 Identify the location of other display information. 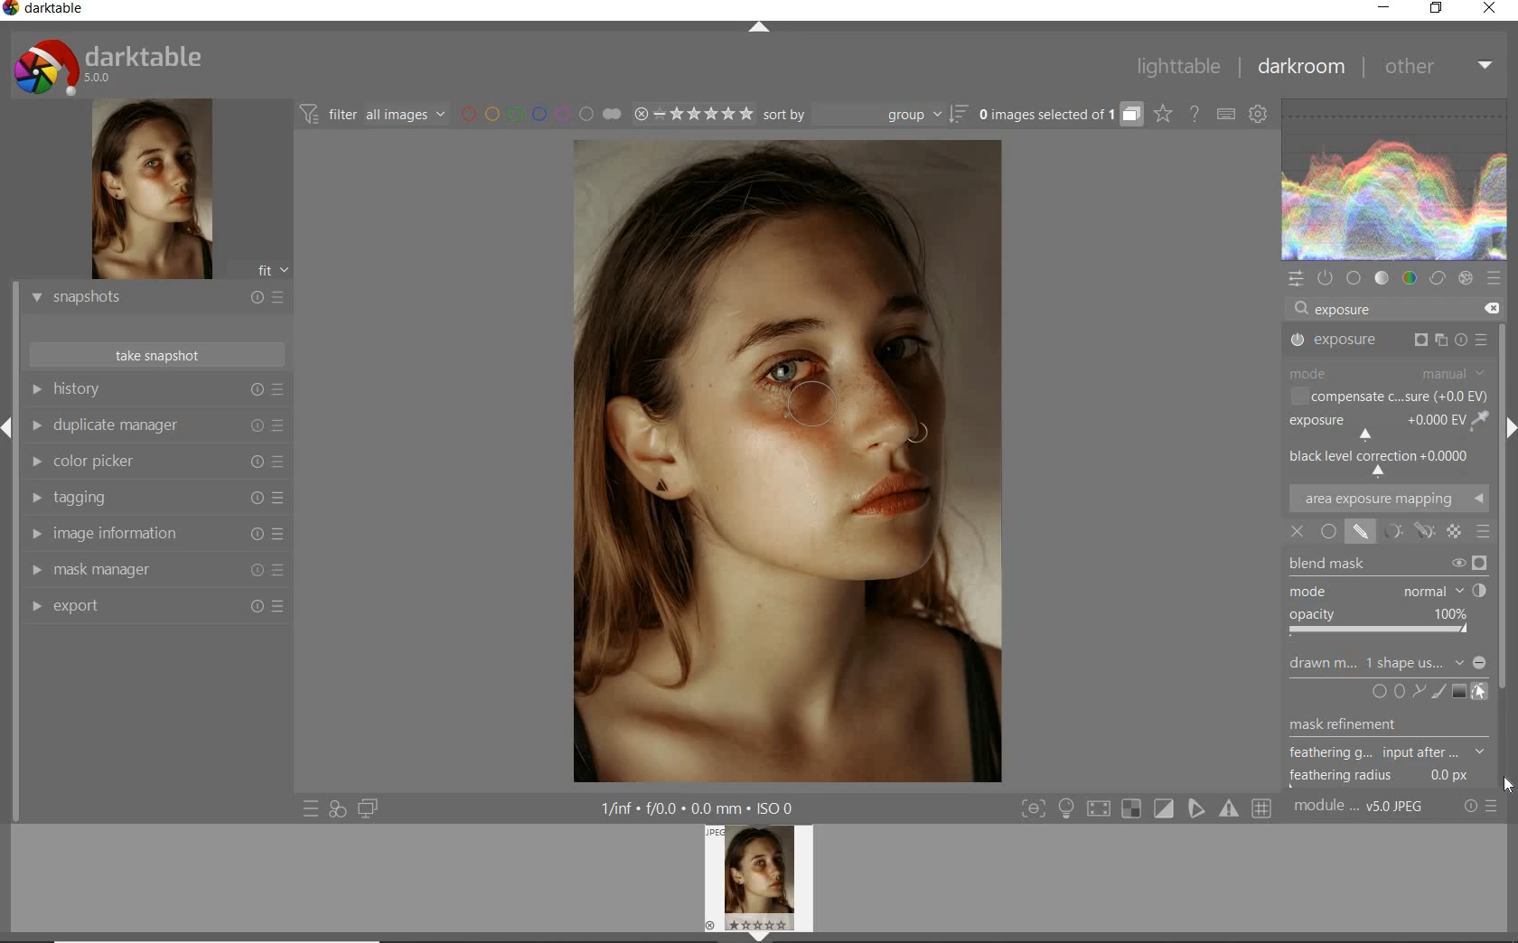
(700, 808).